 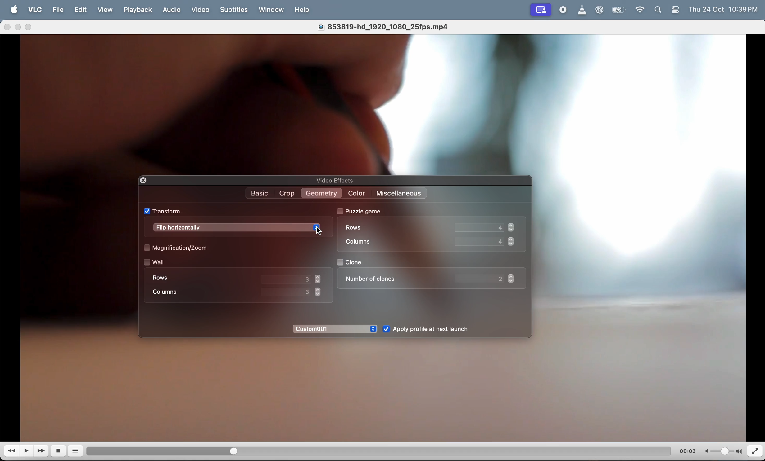 I want to click on value, so click(x=292, y=291).